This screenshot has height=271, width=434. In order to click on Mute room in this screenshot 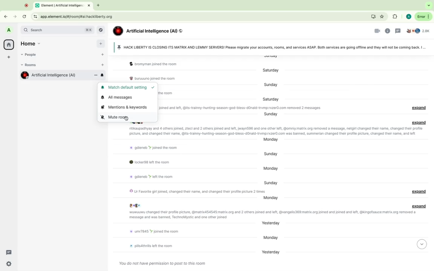, I will do `click(127, 117)`.